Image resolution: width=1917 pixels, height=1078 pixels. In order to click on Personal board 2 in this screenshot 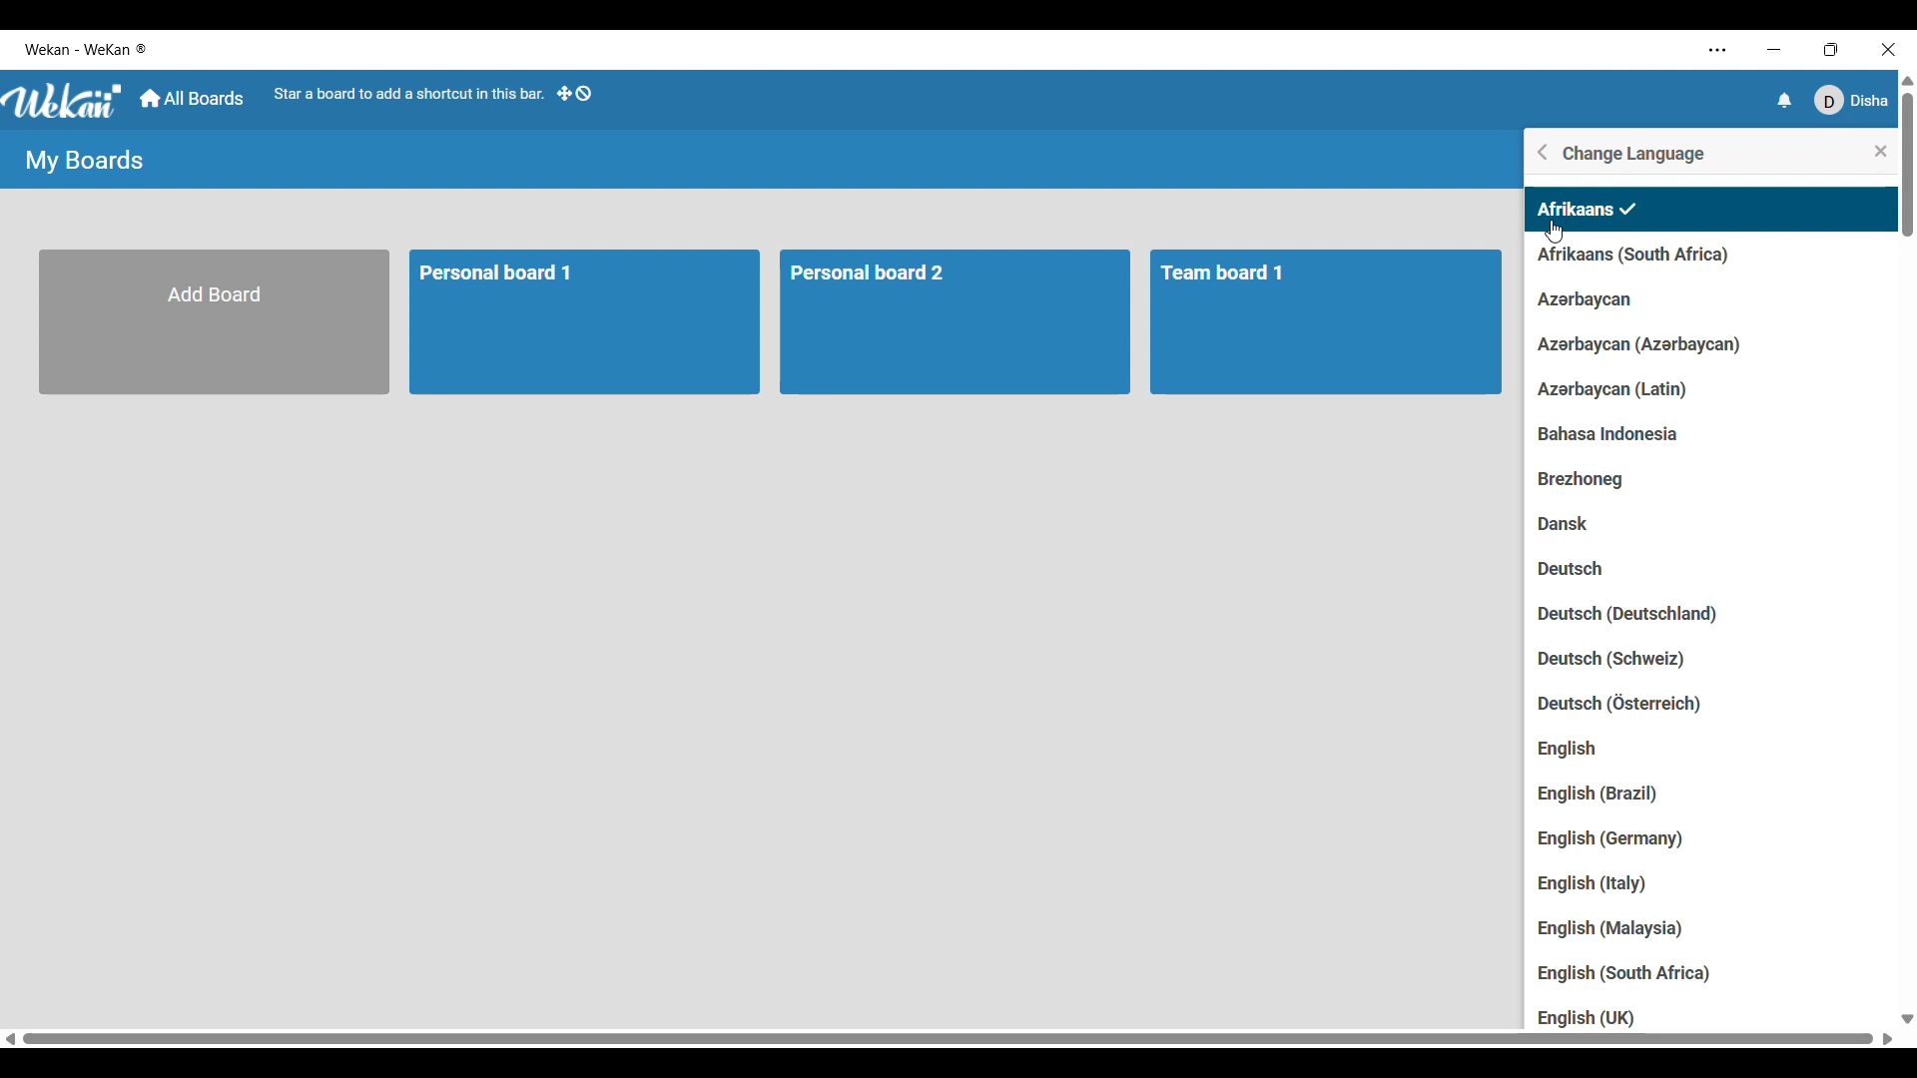, I will do `click(961, 323)`.